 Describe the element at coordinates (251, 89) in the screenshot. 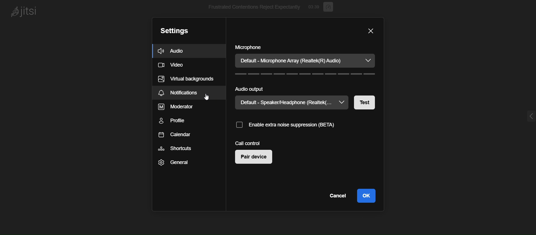

I see `audio output` at that location.